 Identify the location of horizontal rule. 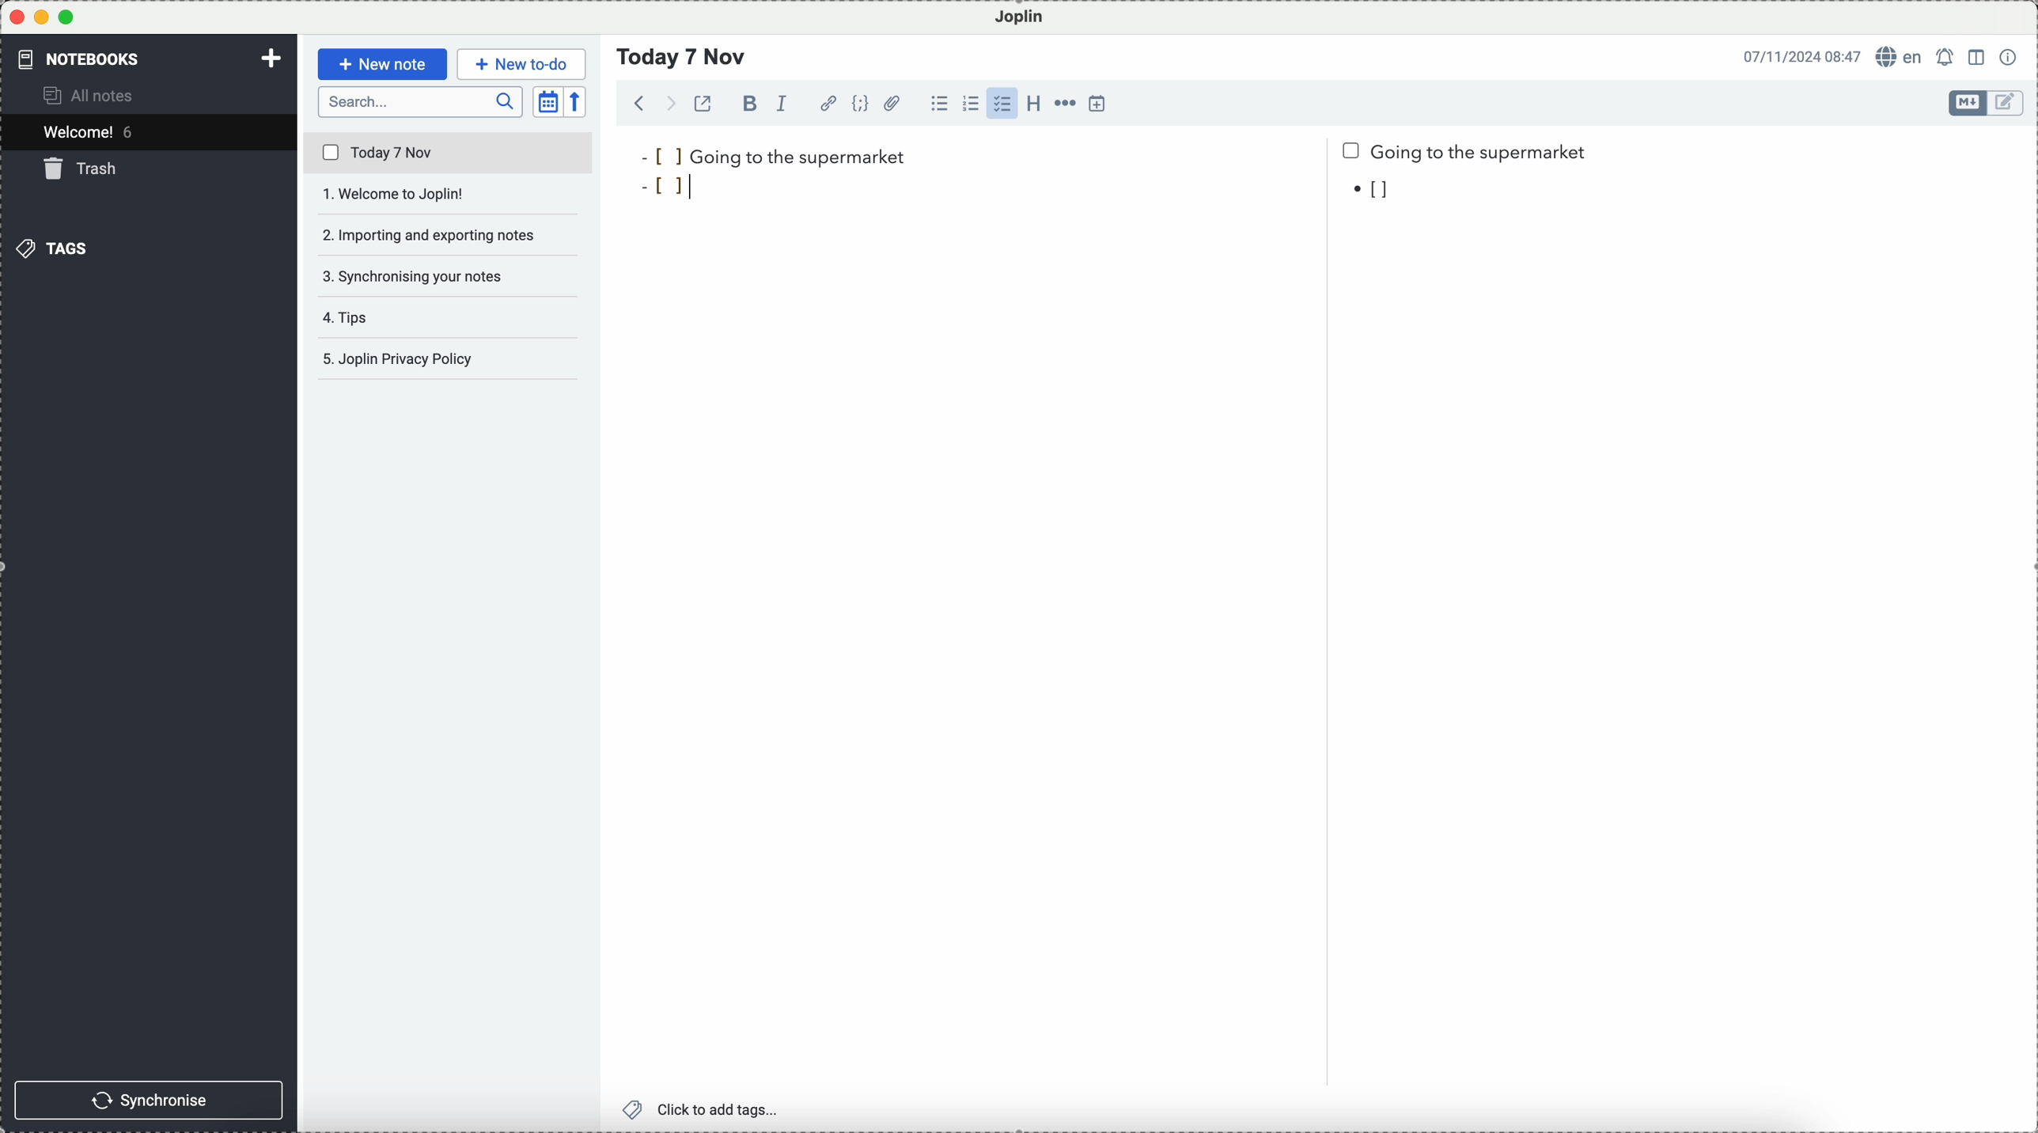
(1064, 104).